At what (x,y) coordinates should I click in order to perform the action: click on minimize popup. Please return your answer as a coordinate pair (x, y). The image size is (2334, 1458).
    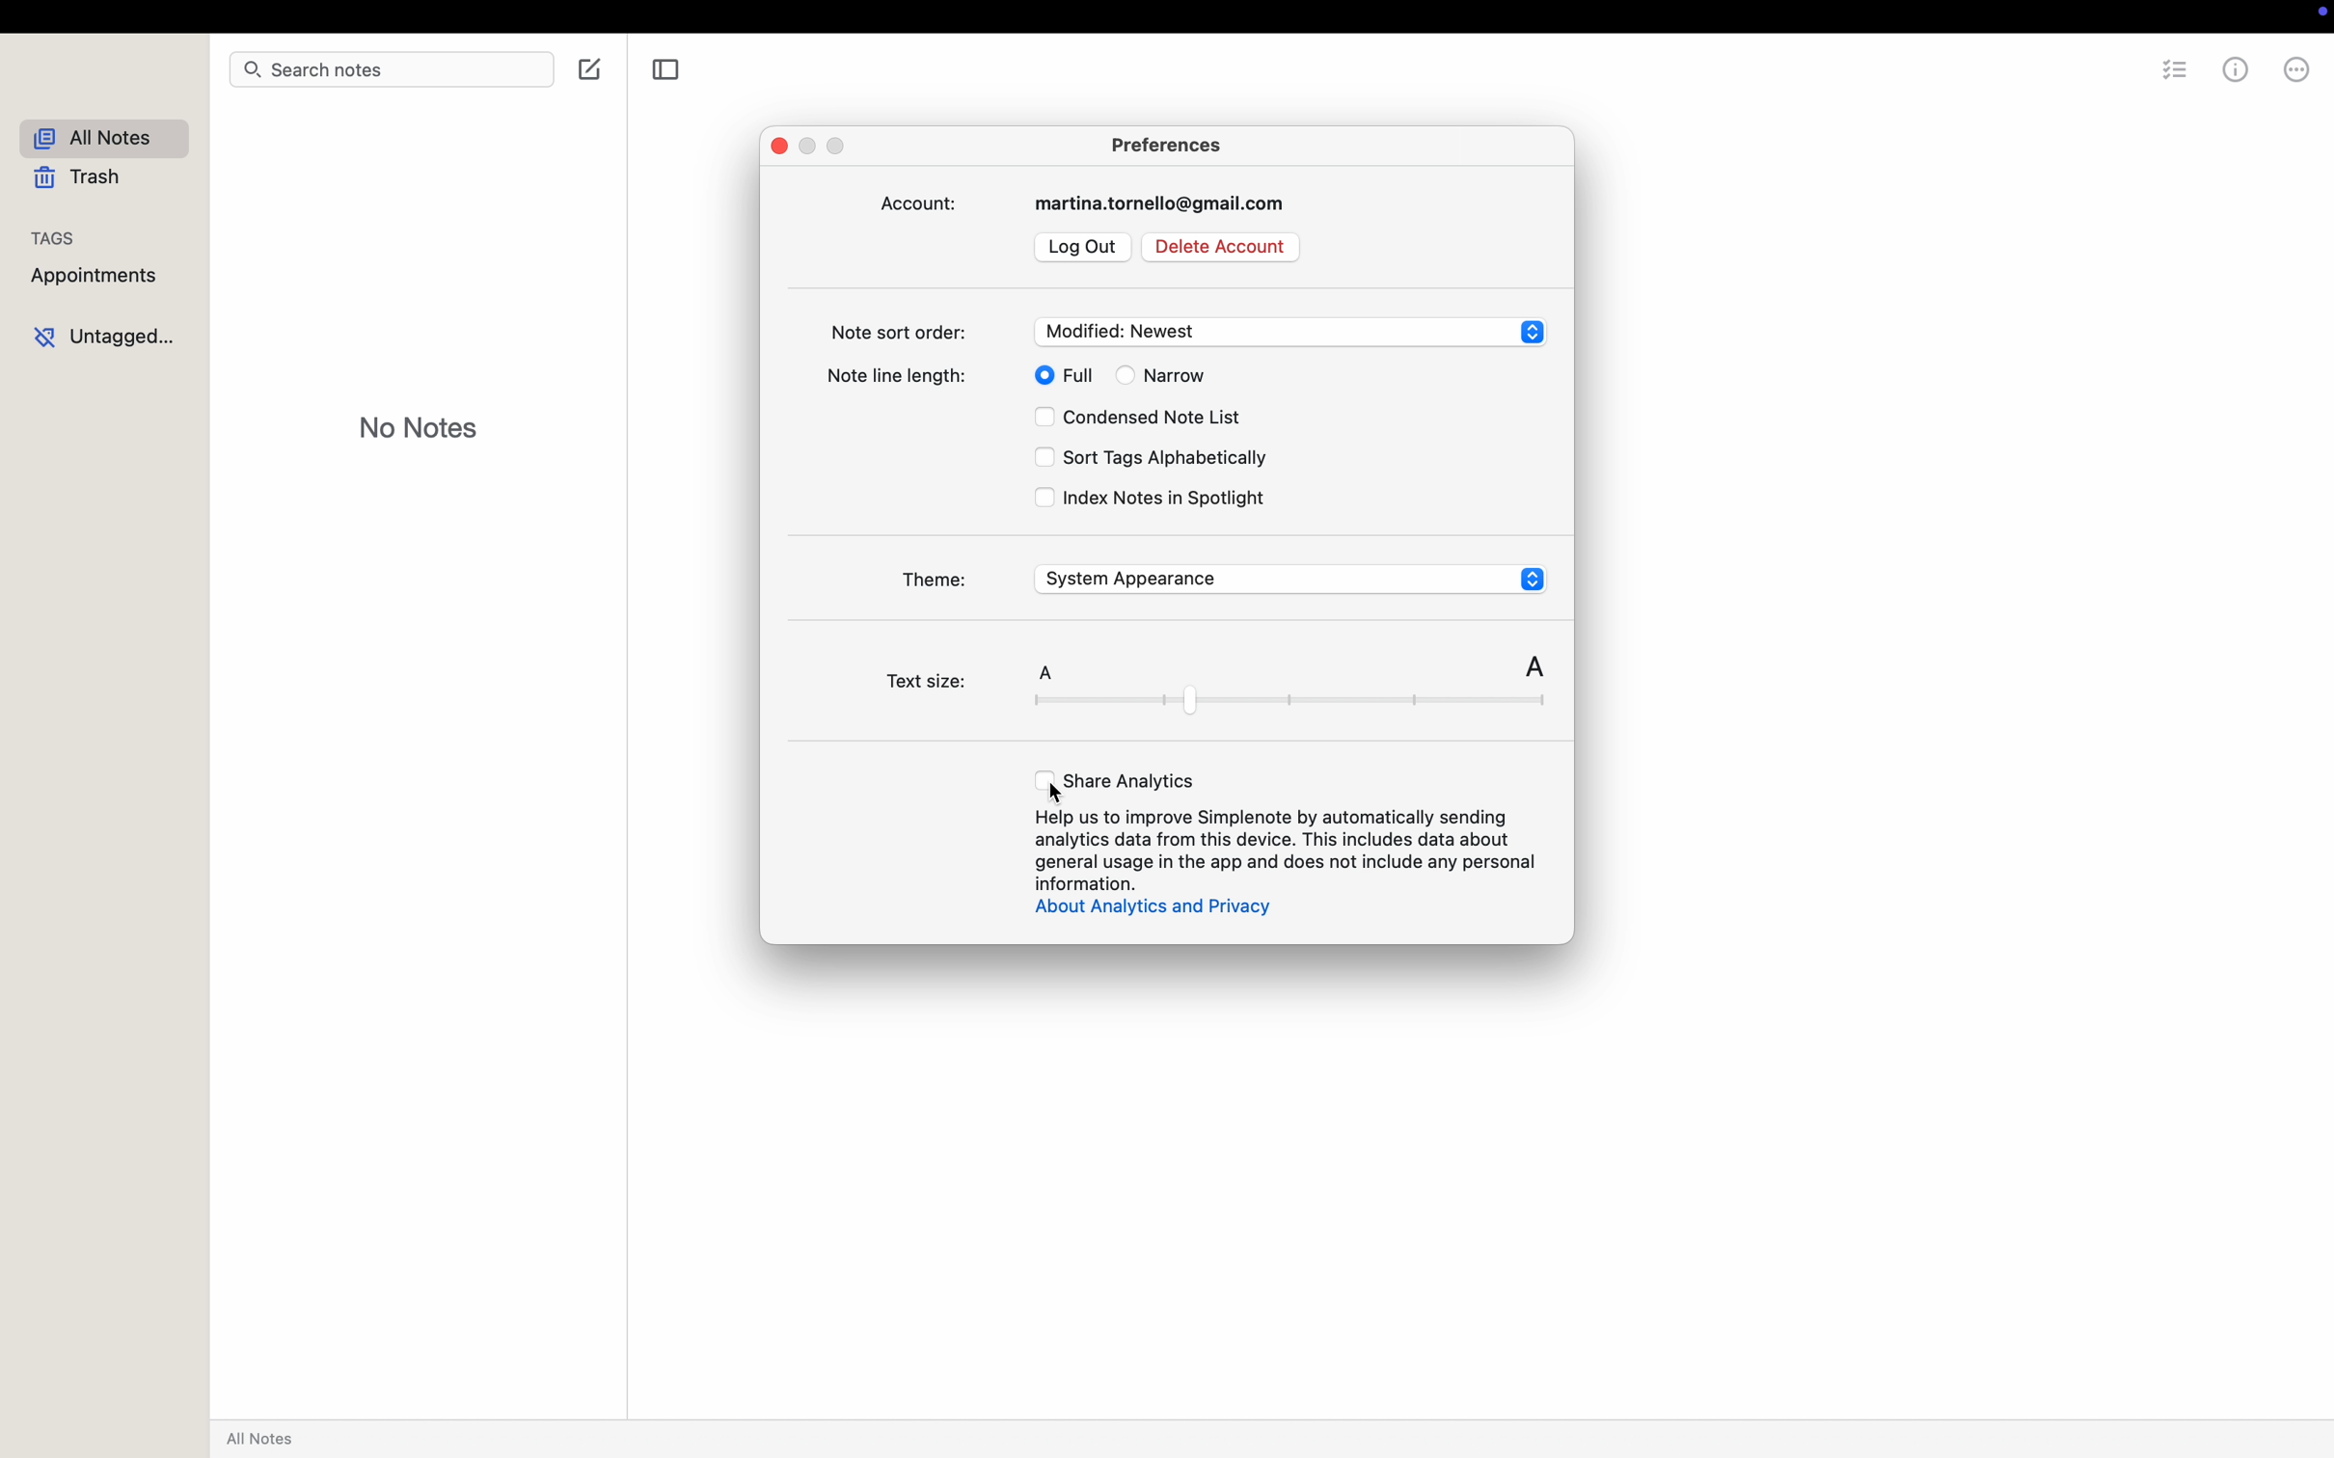
    Looking at the image, I should click on (810, 146).